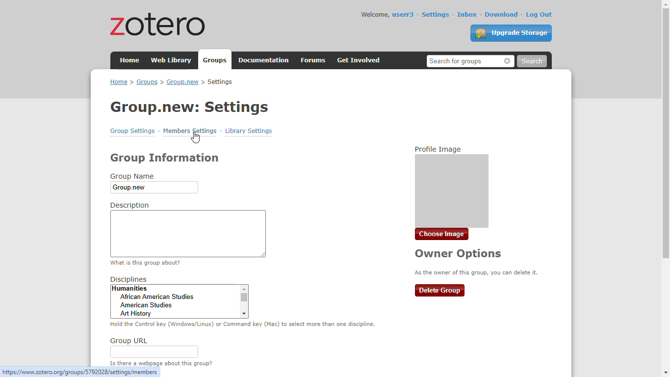  What do you see at coordinates (665, 133) in the screenshot?
I see `vertical scroll bar` at bounding box center [665, 133].